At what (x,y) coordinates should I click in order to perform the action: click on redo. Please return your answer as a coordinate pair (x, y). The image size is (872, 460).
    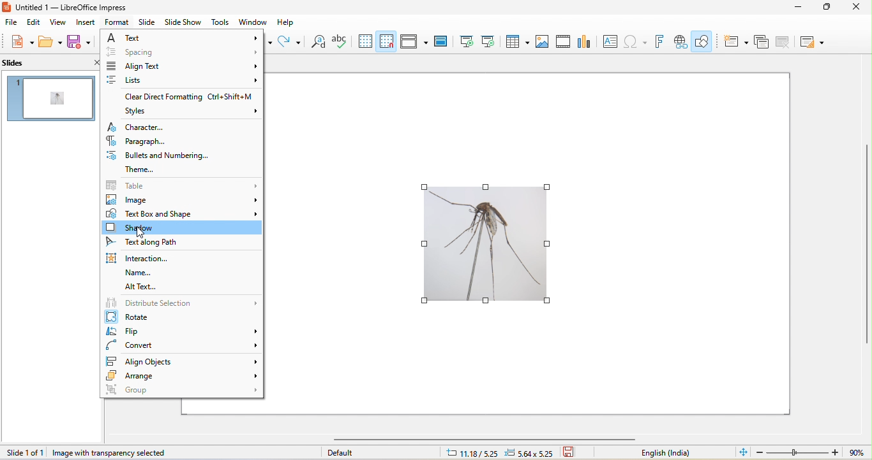
    Looking at the image, I should click on (290, 41).